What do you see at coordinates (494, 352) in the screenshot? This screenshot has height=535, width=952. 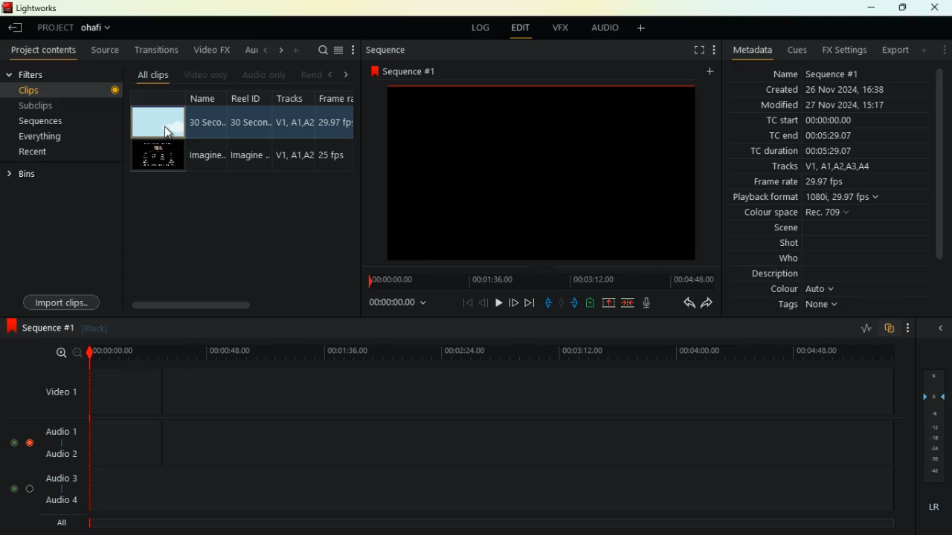 I see `time` at bounding box center [494, 352].